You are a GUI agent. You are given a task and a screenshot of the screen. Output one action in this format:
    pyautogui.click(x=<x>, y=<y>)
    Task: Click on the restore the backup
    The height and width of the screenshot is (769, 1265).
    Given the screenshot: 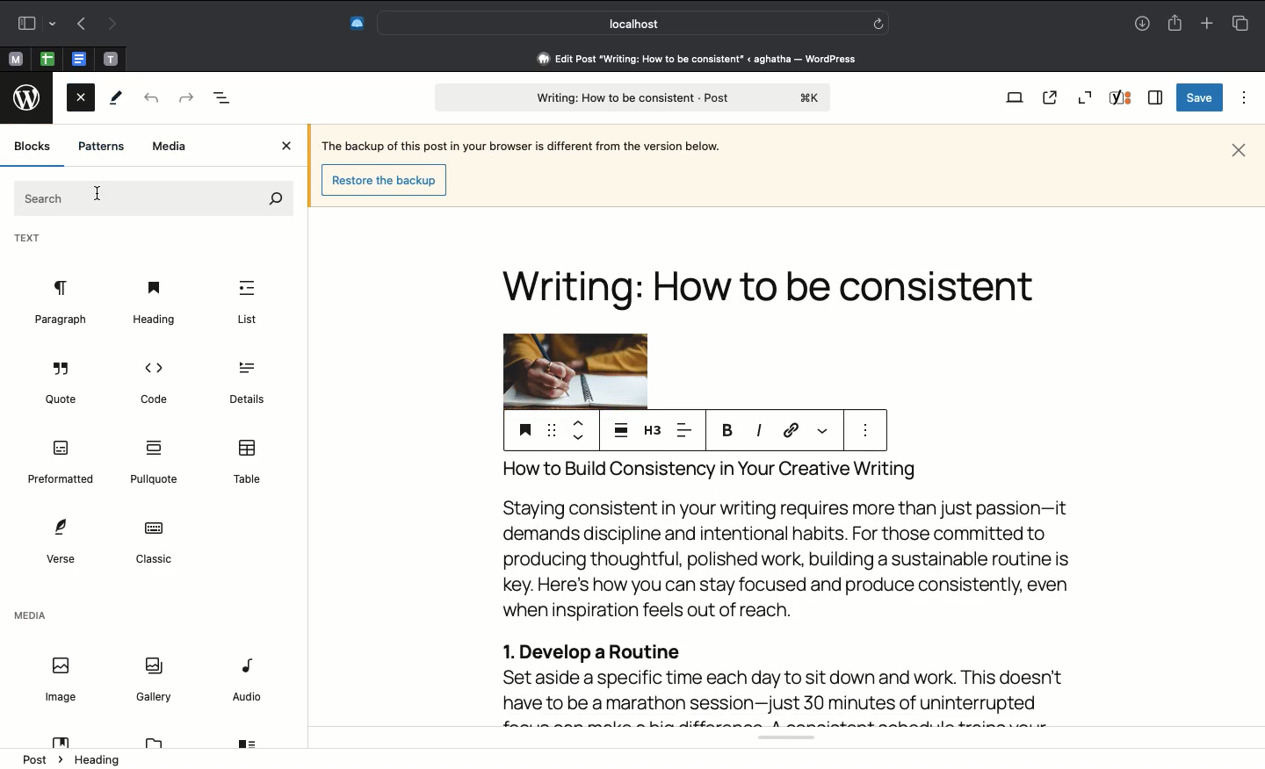 What is the action you would take?
    pyautogui.click(x=387, y=180)
    